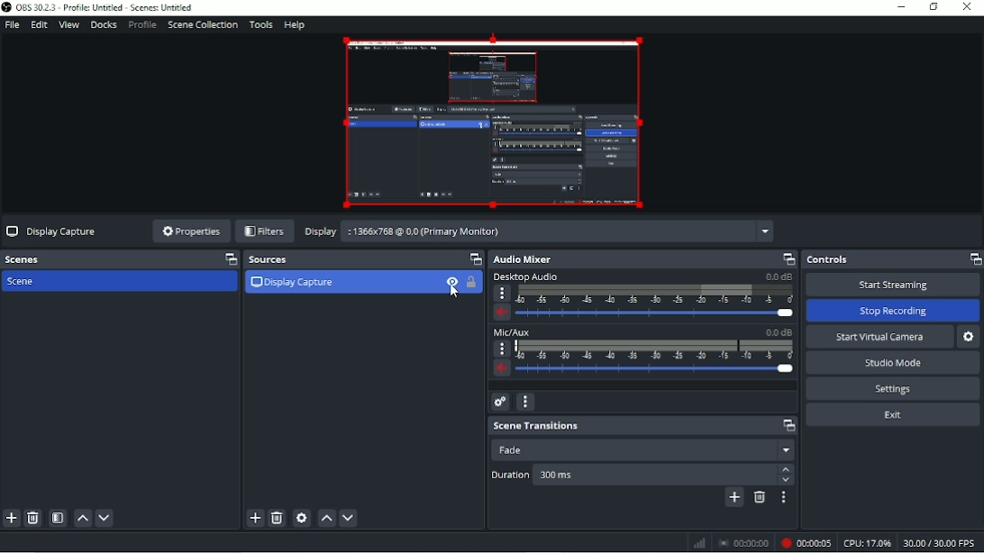  I want to click on Studio mode, so click(894, 362).